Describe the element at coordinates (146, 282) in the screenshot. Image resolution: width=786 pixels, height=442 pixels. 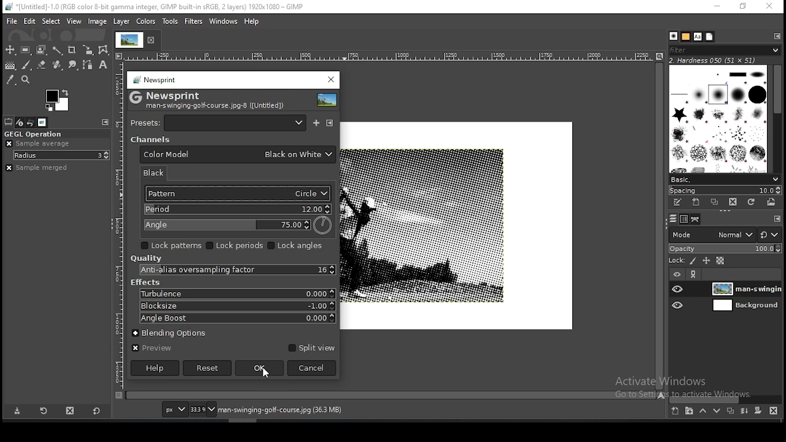
I see `effects` at that location.